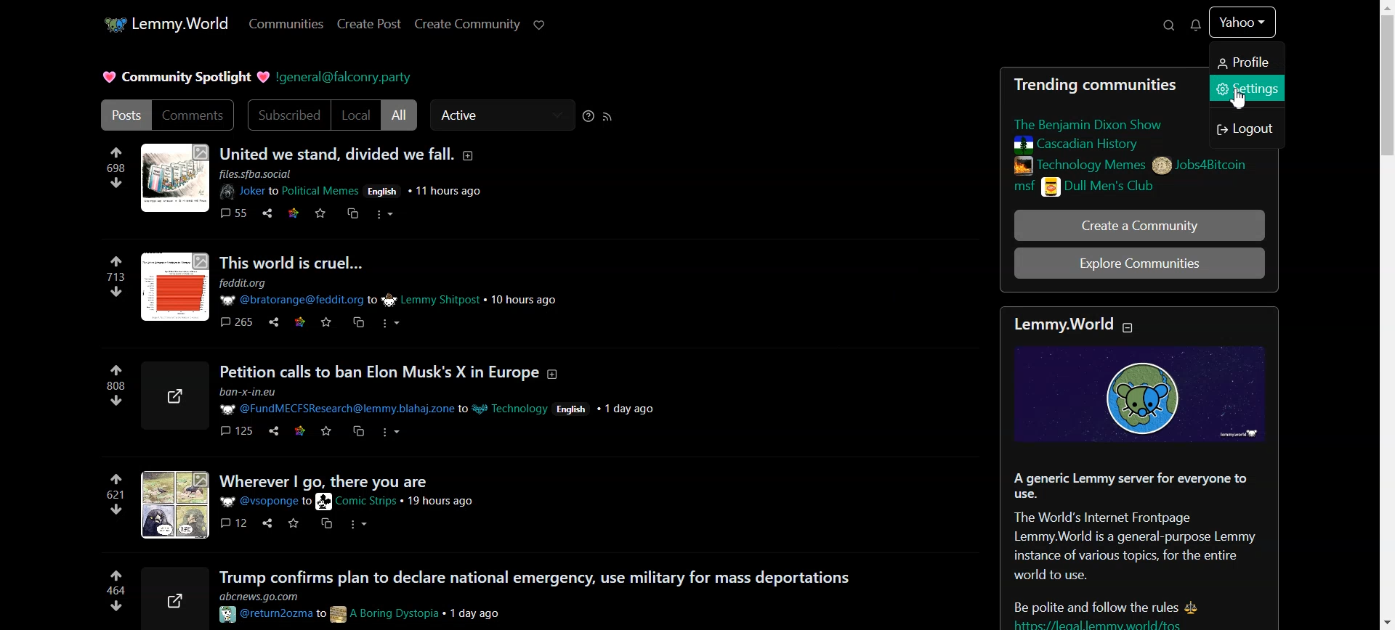 This screenshot has height=630, width=1395. Describe the element at coordinates (112, 278) in the screenshot. I see `713` at that location.